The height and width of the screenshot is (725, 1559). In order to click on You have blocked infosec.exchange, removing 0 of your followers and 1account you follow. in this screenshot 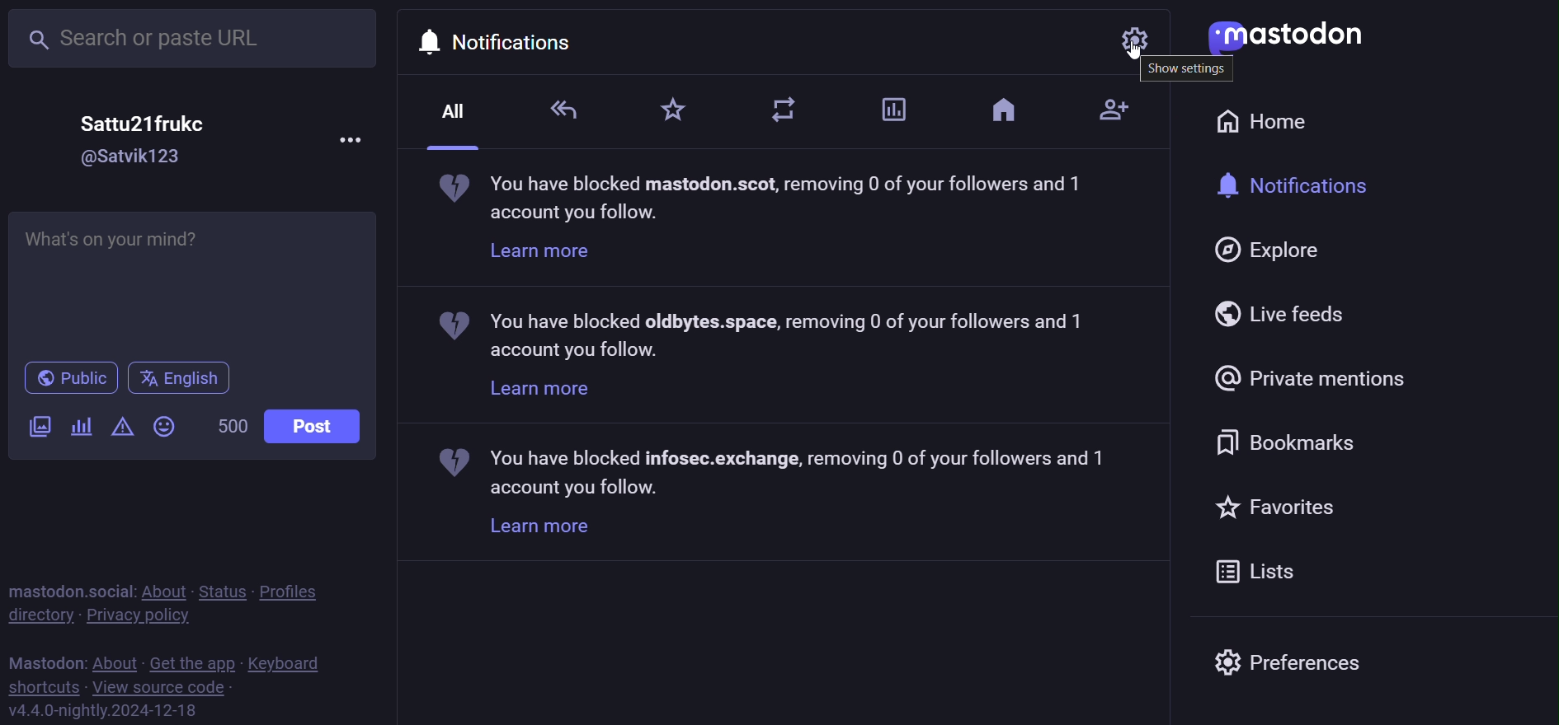, I will do `click(786, 470)`.